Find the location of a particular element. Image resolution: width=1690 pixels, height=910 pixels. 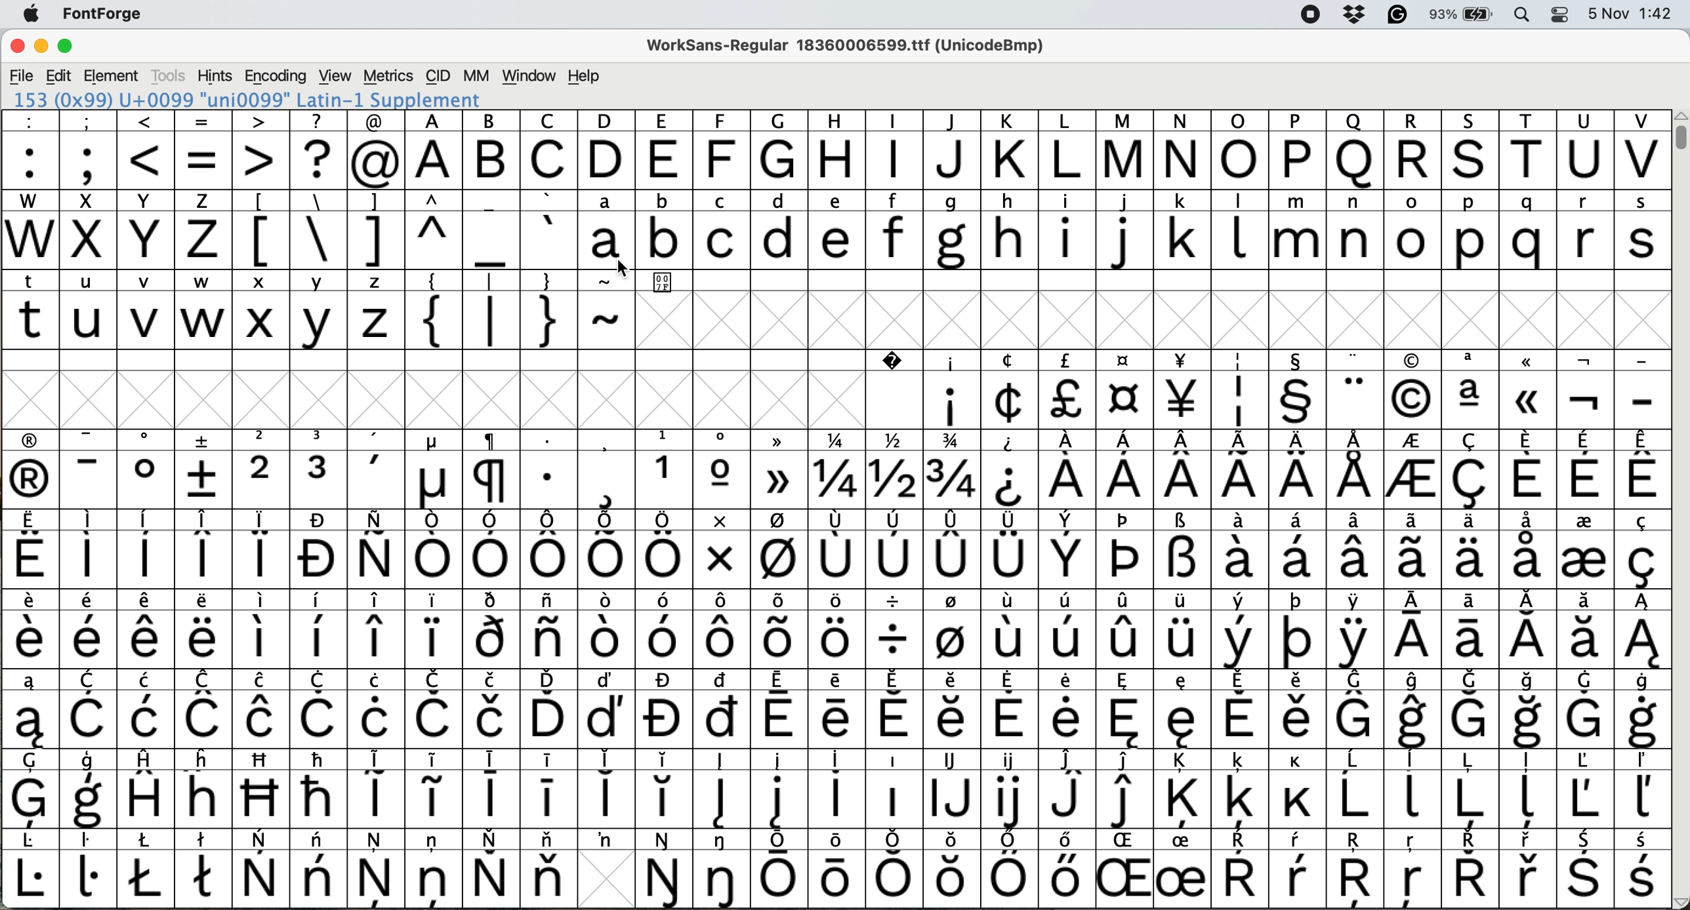

symbol is located at coordinates (1358, 549).